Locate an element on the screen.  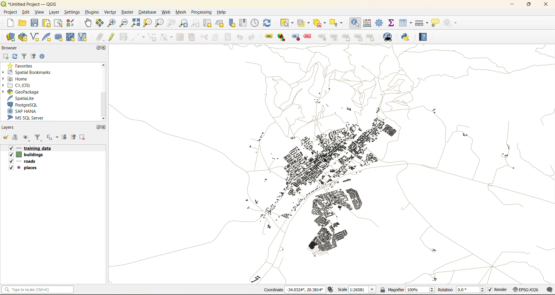
add polygon is located at coordinates (153, 39).